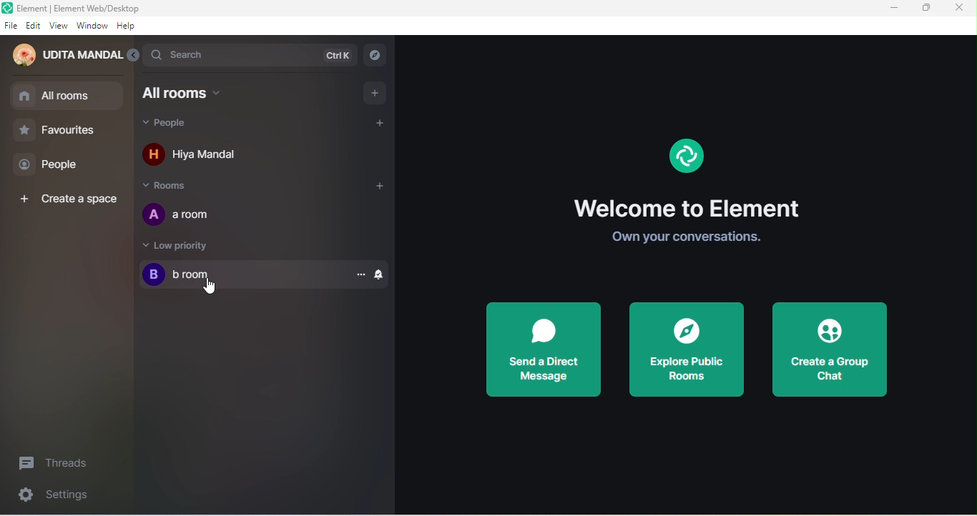  Describe the element at coordinates (831, 346) in the screenshot. I see `create a group chat` at that location.